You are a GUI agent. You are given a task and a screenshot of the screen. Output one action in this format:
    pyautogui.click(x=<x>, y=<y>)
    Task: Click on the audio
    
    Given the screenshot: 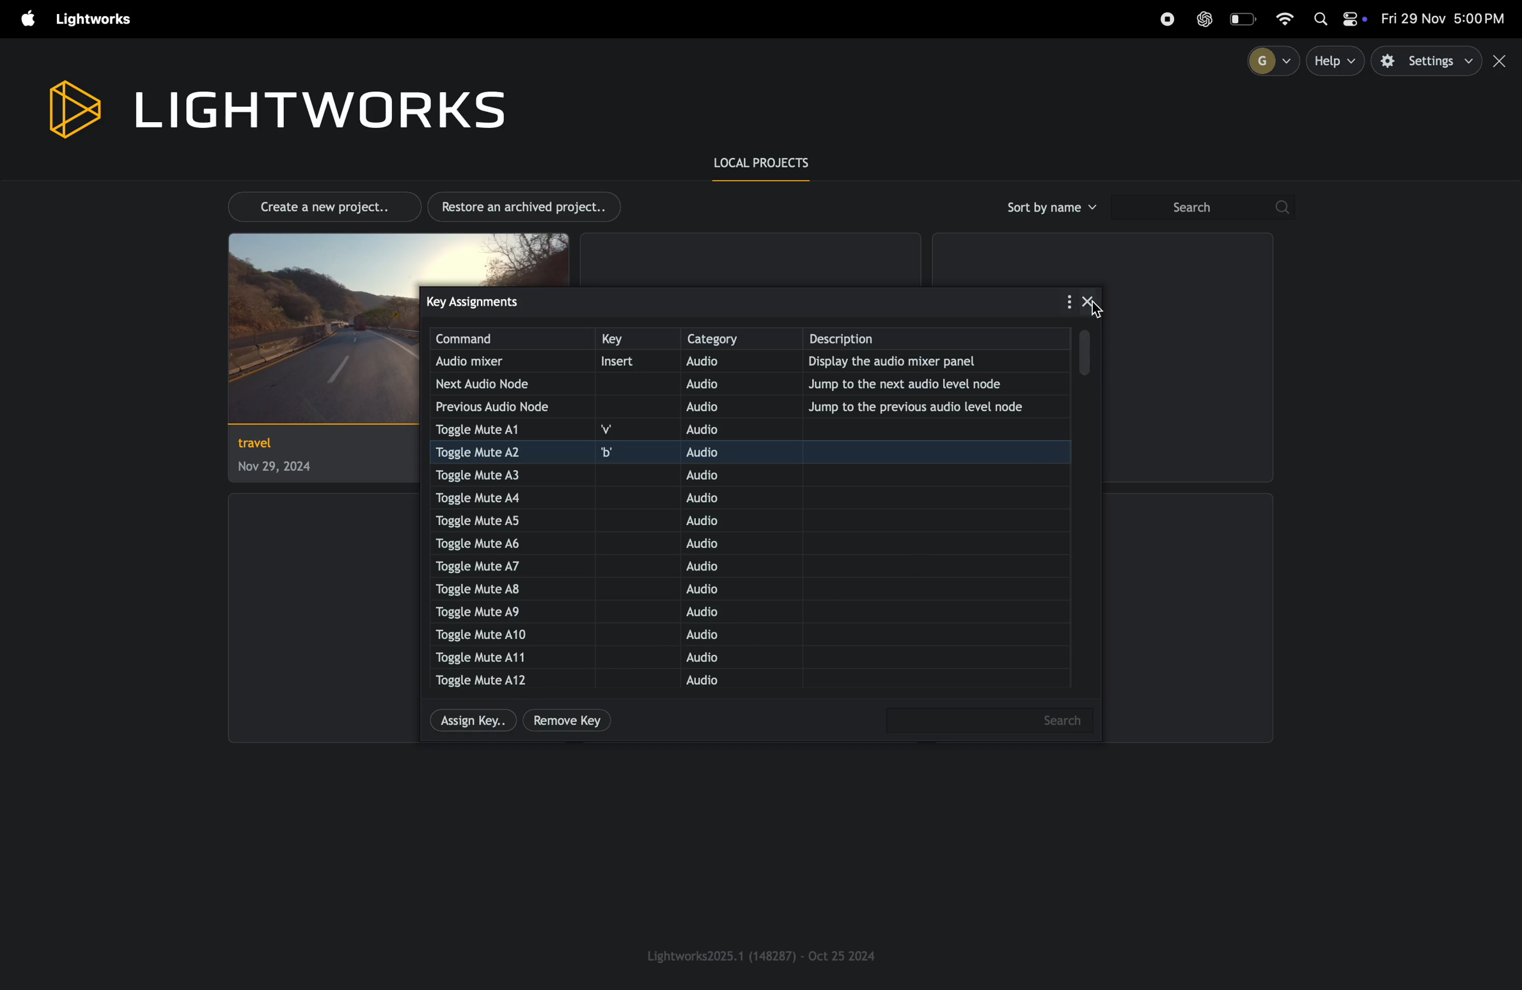 What is the action you would take?
    pyautogui.click(x=723, y=384)
    